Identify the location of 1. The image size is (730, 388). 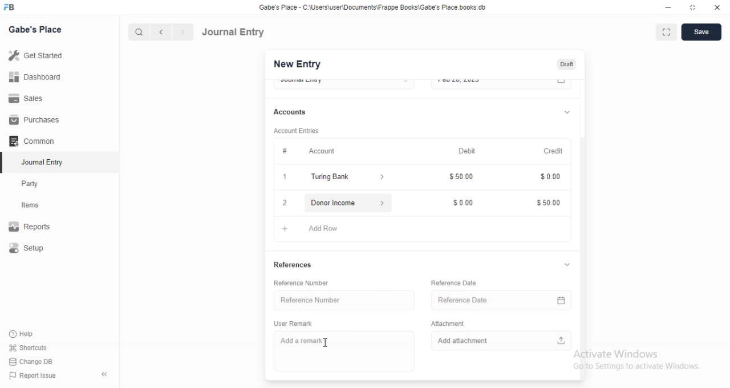
(286, 178).